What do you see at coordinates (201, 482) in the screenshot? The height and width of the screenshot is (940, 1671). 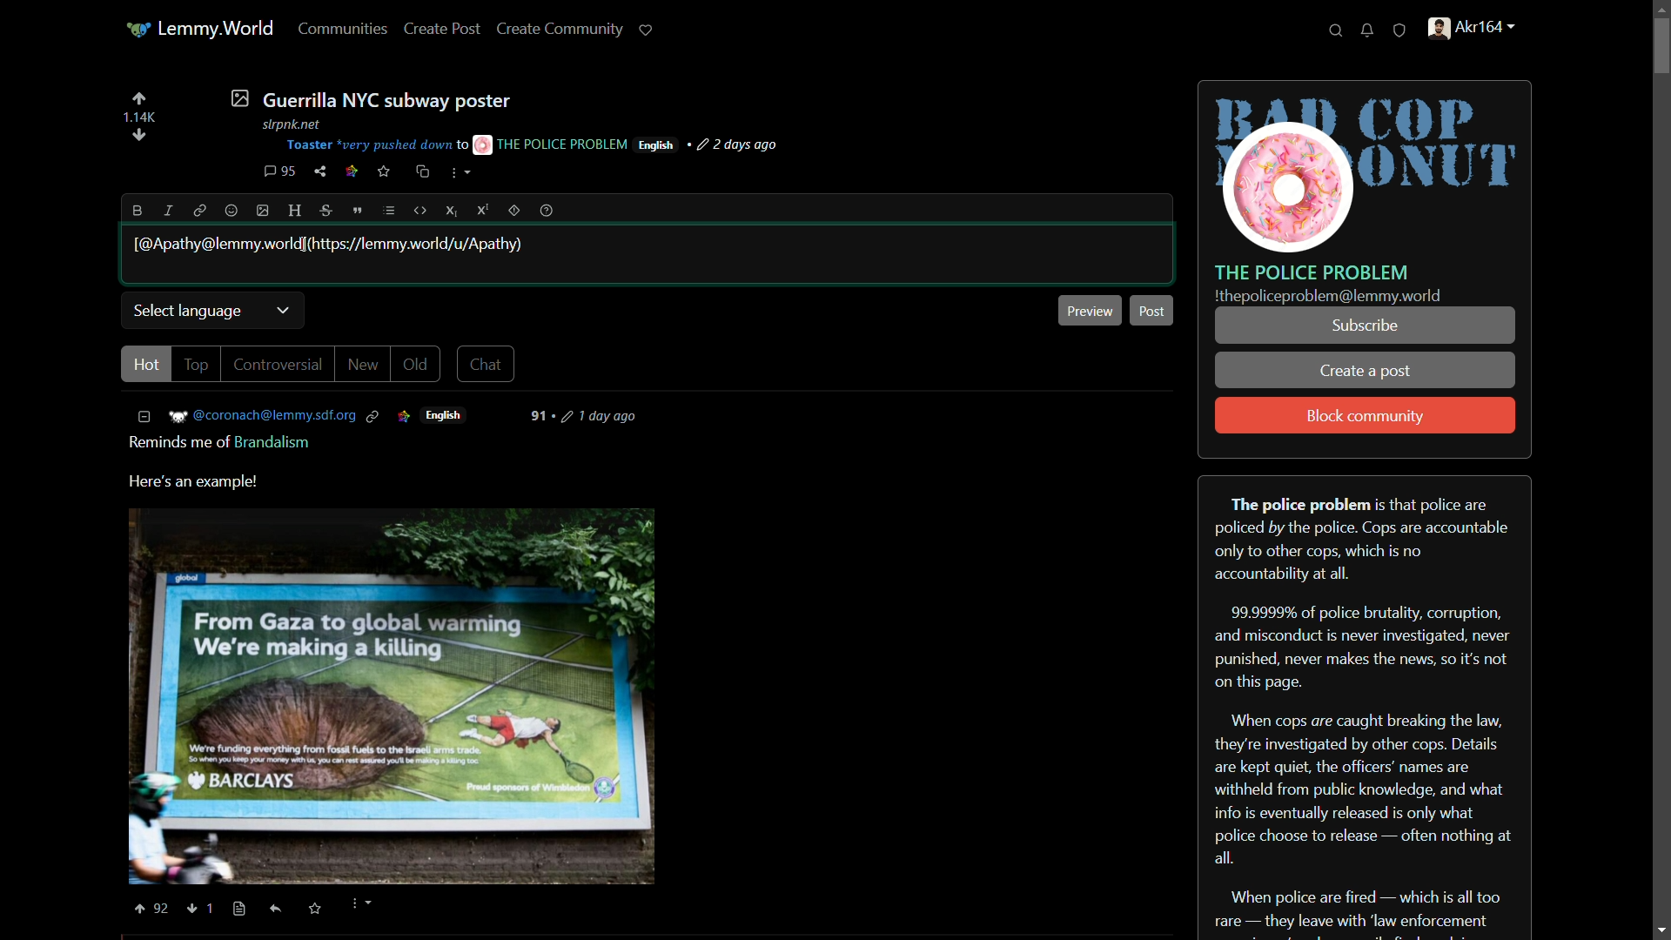 I see `Here's an example!` at bounding box center [201, 482].